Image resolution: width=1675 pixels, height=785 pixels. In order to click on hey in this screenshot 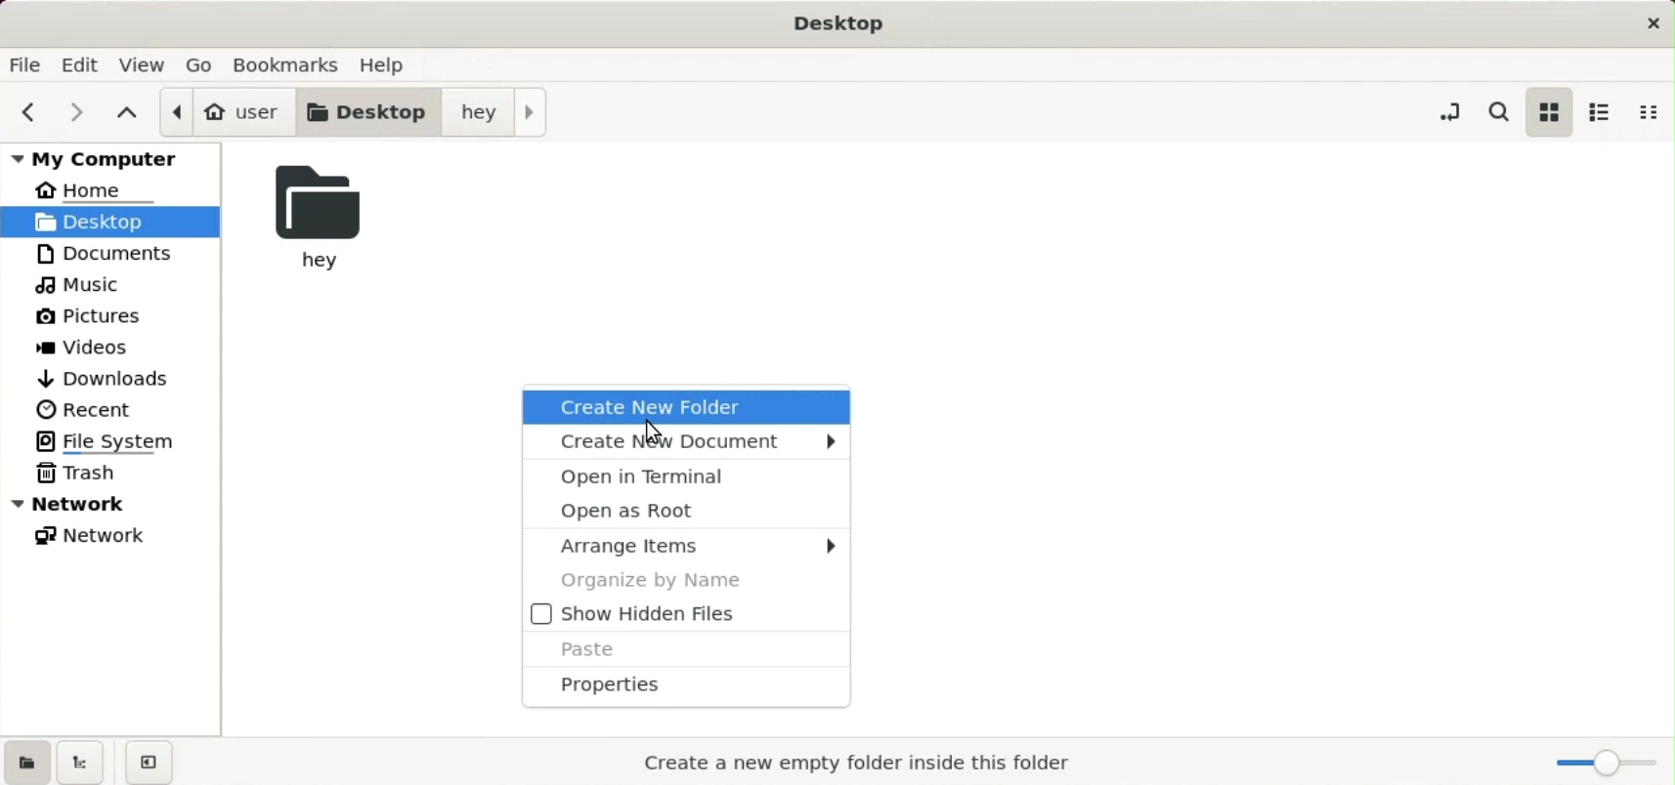, I will do `click(319, 220)`.